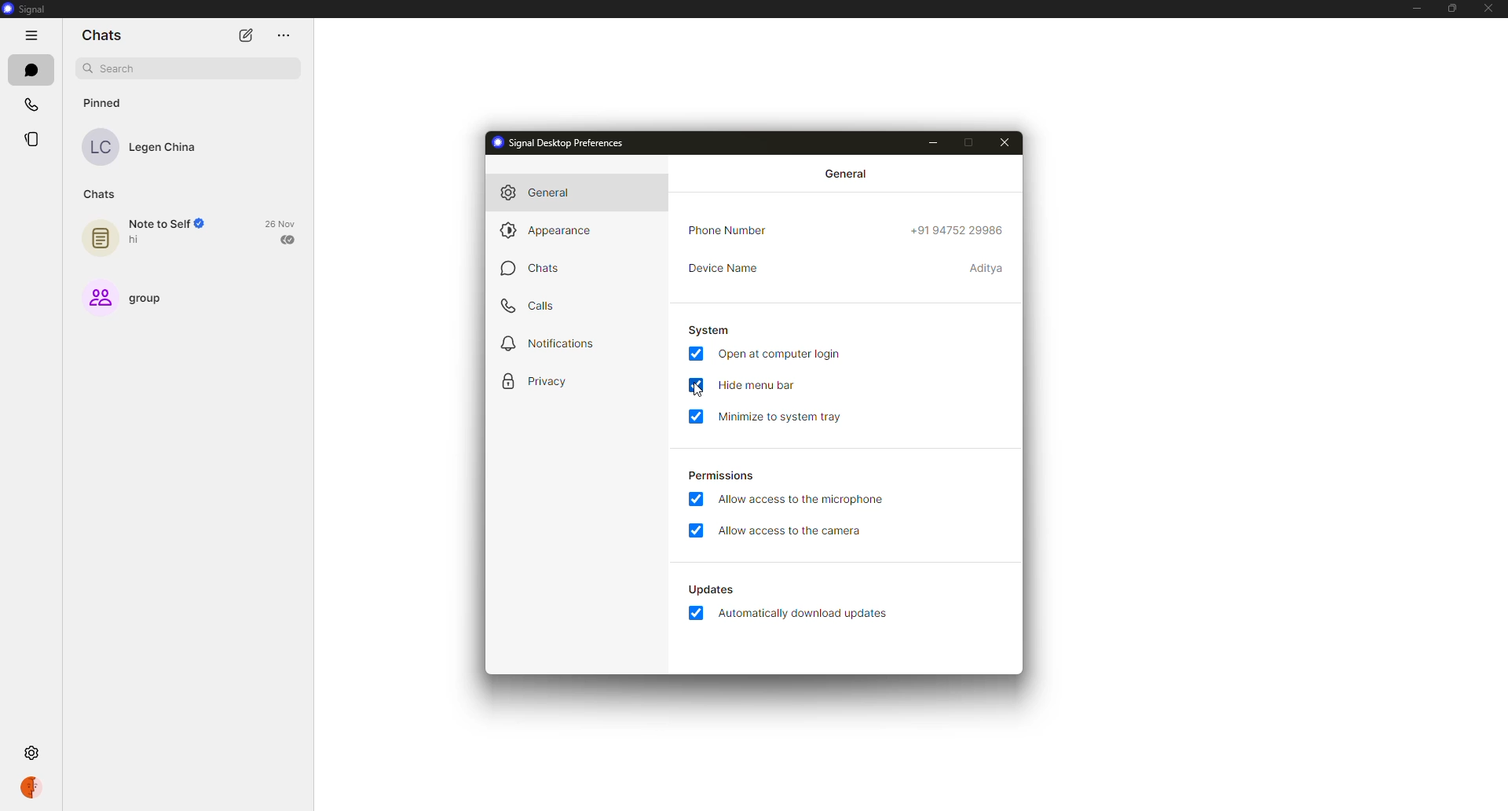 This screenshot has width=1508, height=811. Describe the element at coordinates (530, 268) in the screenshot. I see `chats` at that location.